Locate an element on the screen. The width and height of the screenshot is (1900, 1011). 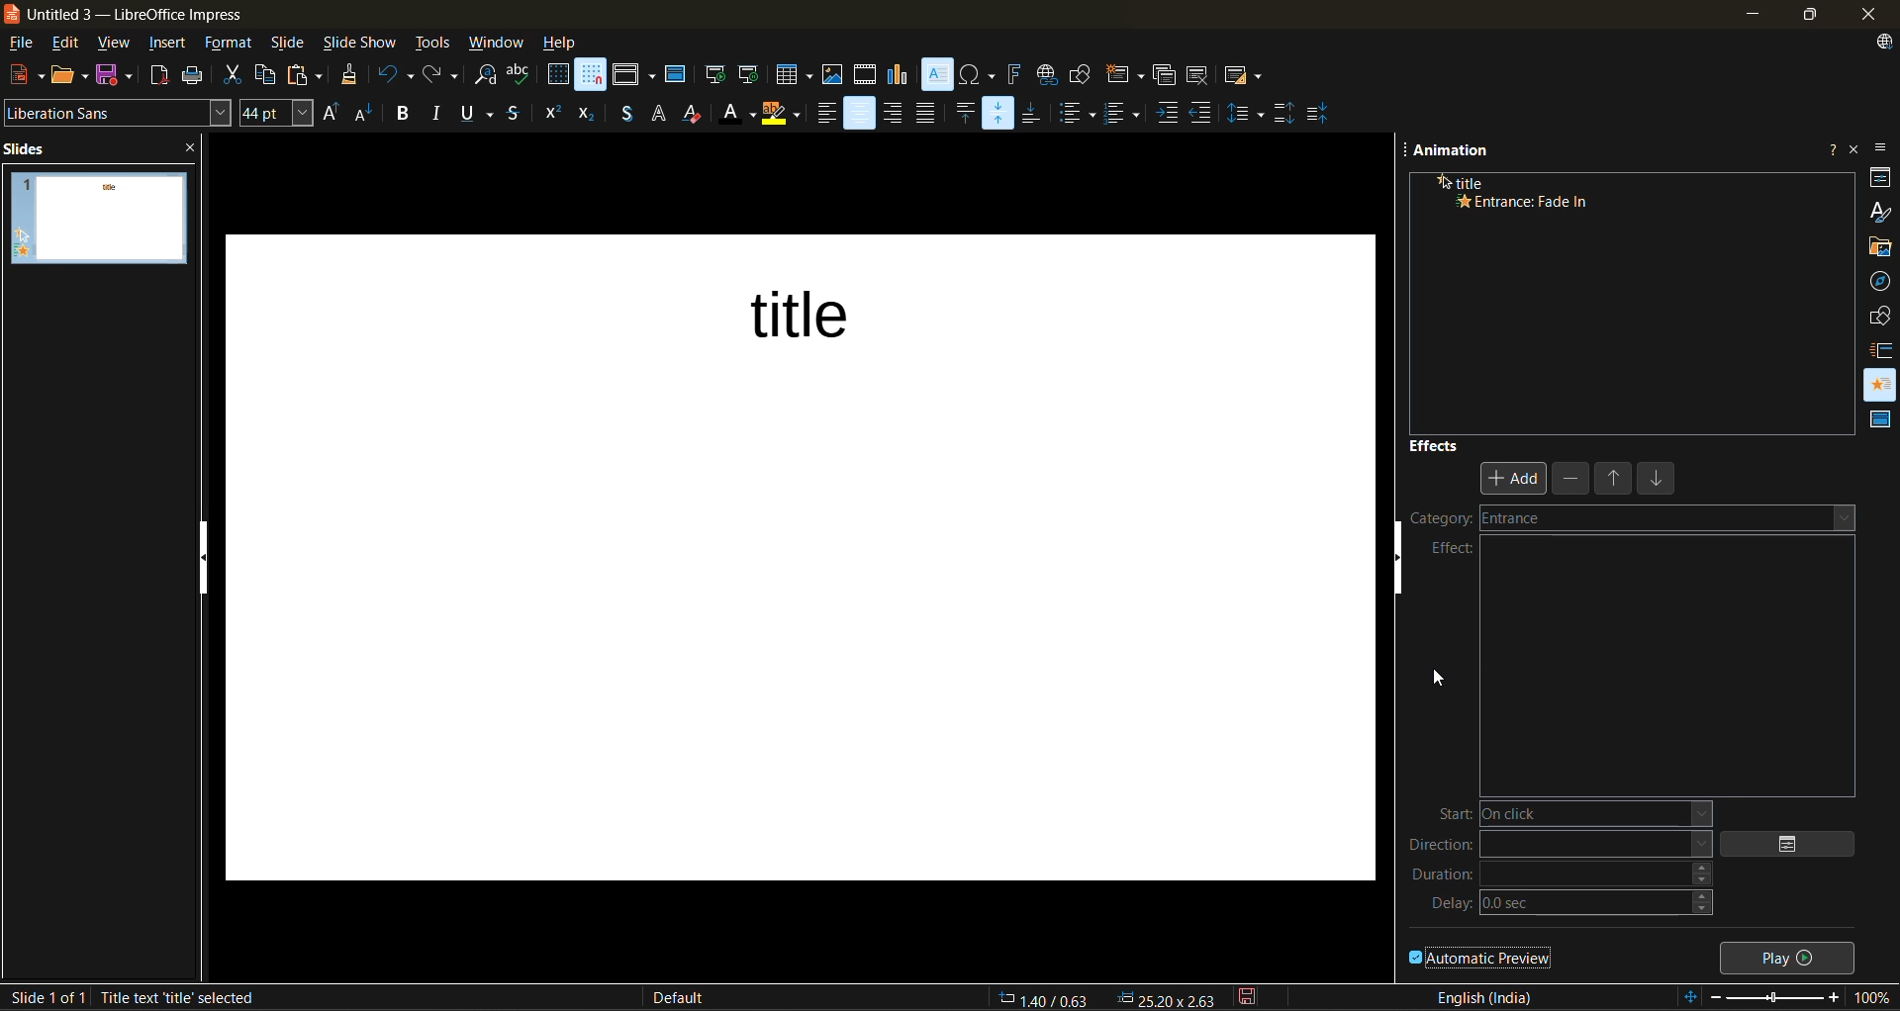
help about this sidebar deck is located at coordinates (1832, 145).